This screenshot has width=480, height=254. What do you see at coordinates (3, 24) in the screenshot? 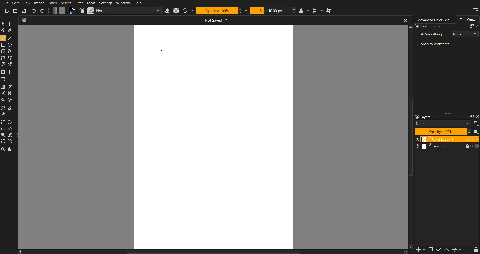
I see `Pointer` at bounding box center [3, 24].